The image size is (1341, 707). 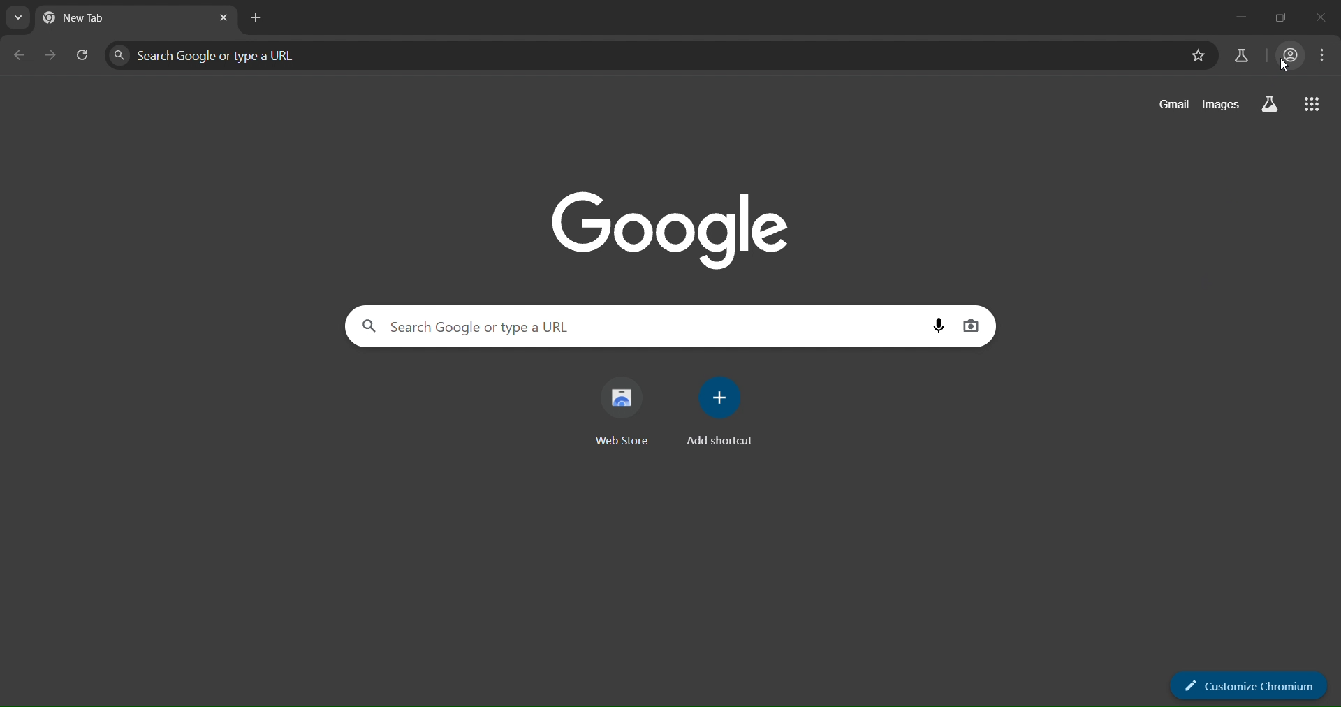 What do you see at coordinates (221, 18) in the screenshot?
I see `close tab` at bounding box center [221, 18].